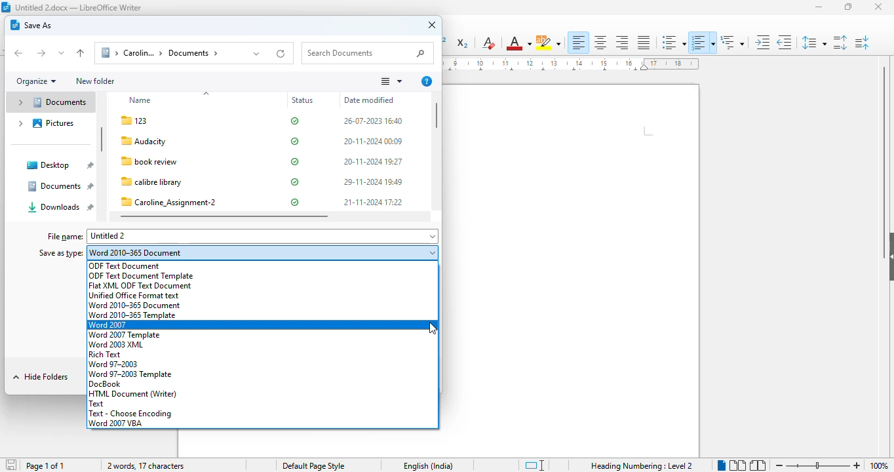  I want to click on save, so click(9, 465).